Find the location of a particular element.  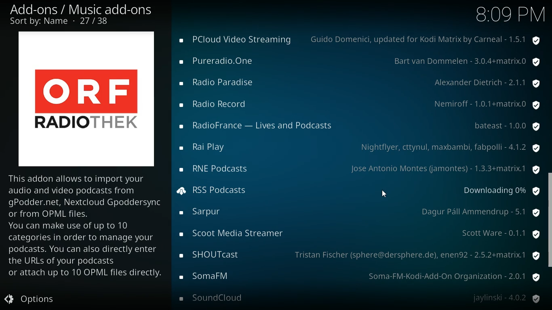

Cursor is located at coordinates (386, 195).